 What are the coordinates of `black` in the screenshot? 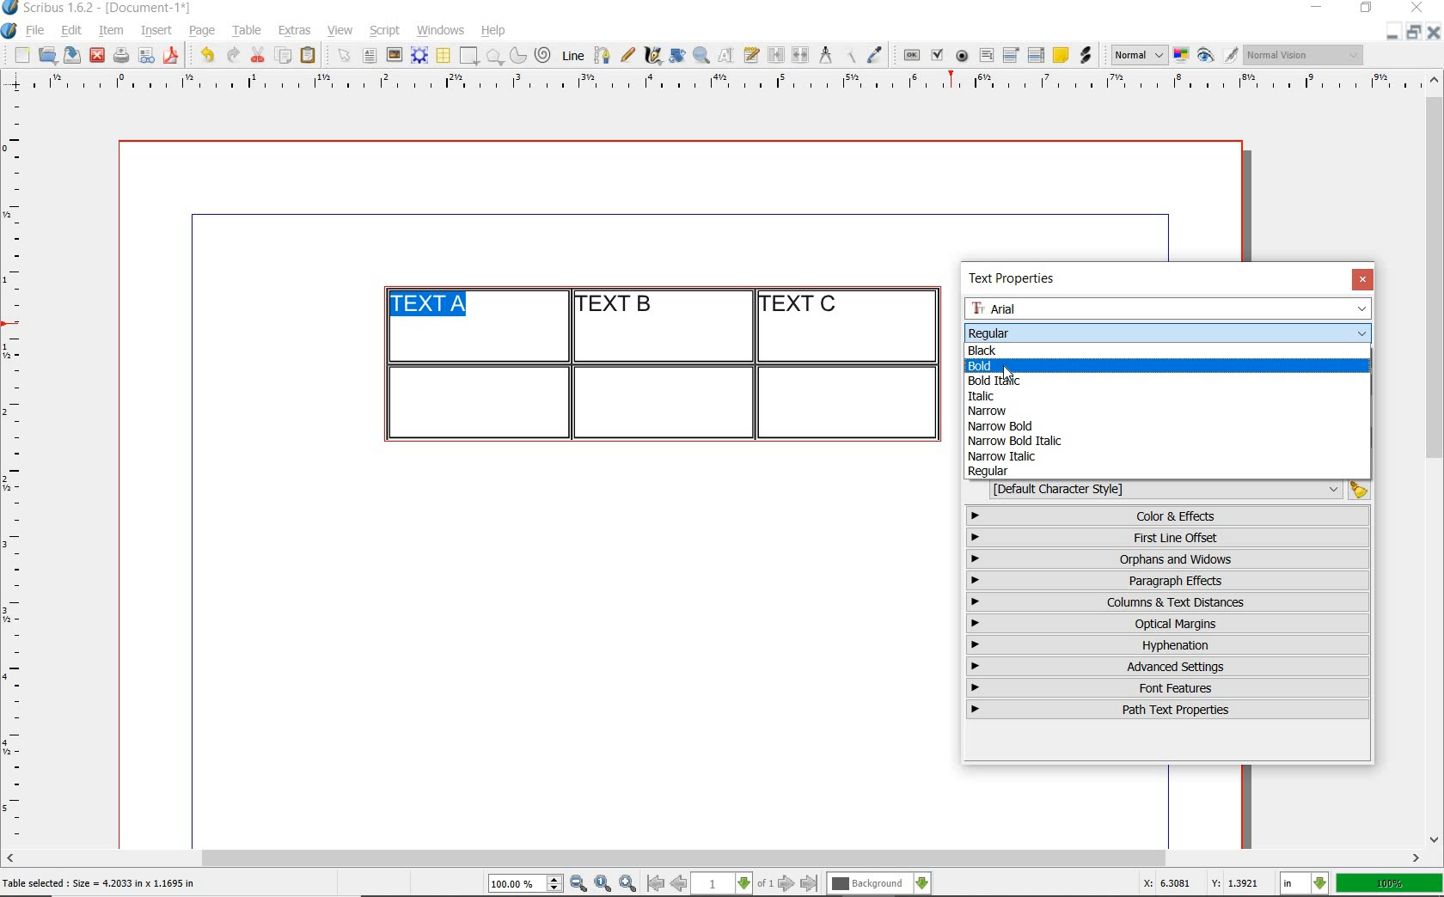 It's located at (984, 349).